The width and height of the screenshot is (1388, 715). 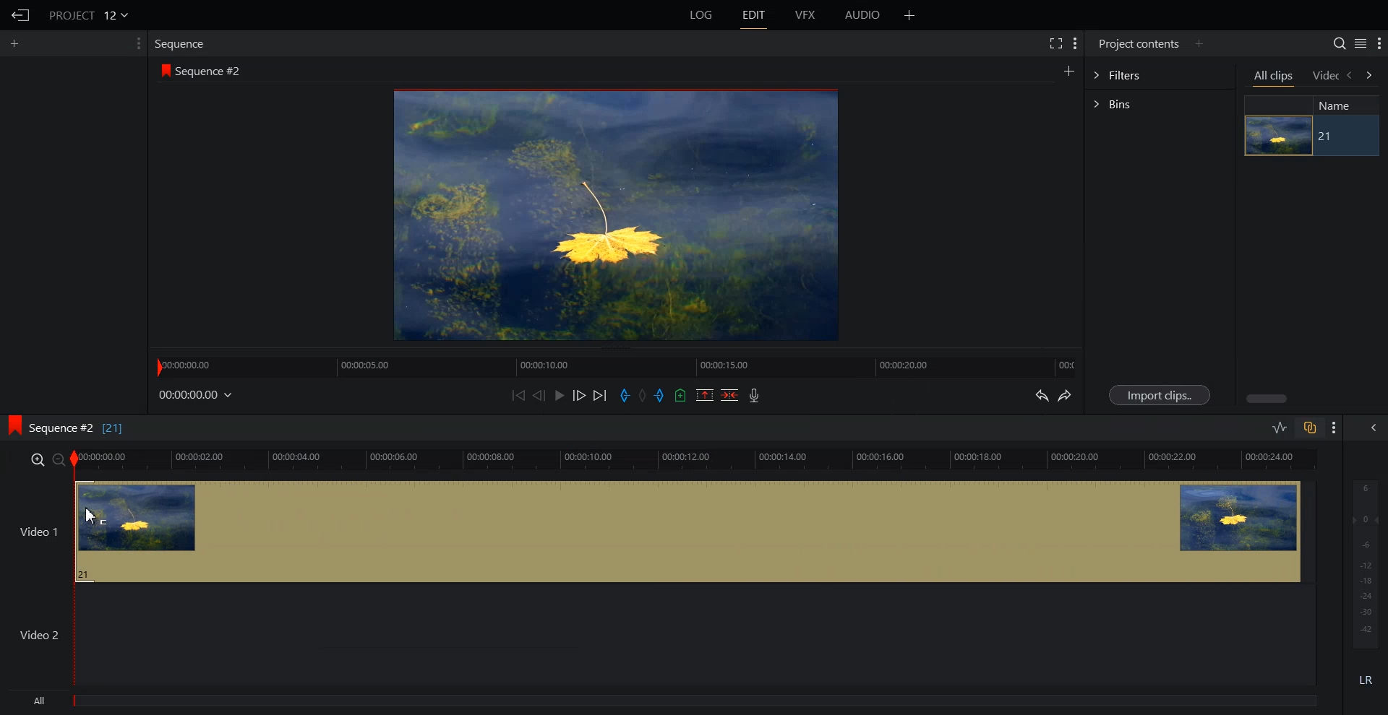 I want to click on Video Preview, so click(x=625, y=219).